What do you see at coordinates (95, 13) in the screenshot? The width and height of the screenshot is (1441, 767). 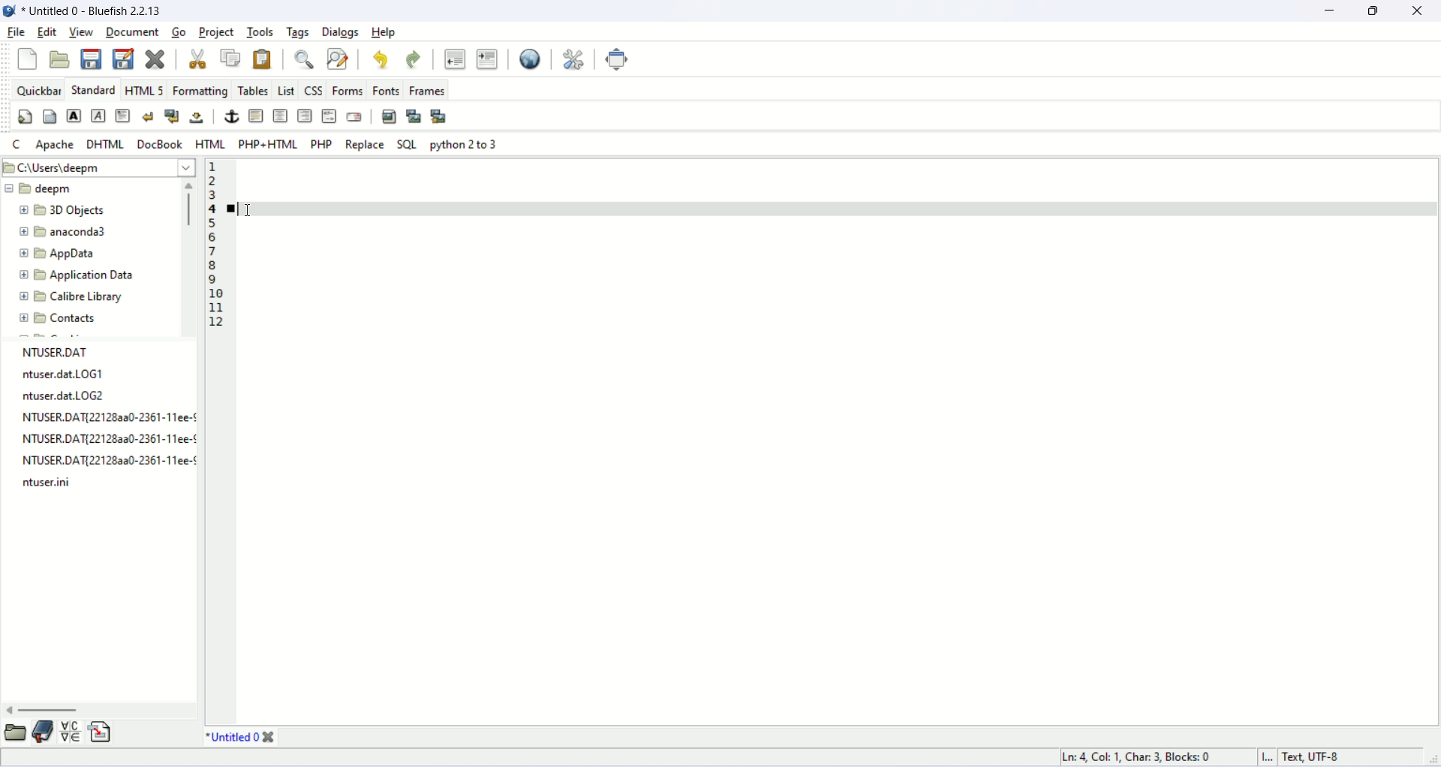 I see `file` at bounding box center [95, 13].